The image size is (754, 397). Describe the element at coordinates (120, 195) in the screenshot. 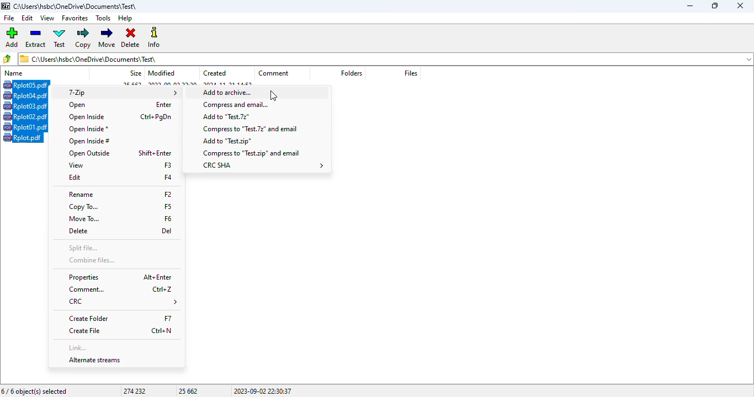

I see `rename` at that location.